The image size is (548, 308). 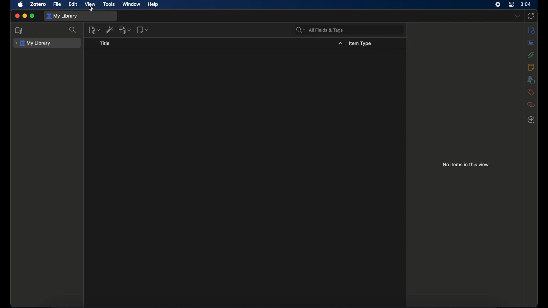 I want to click on file, so click(x=57, y=4).